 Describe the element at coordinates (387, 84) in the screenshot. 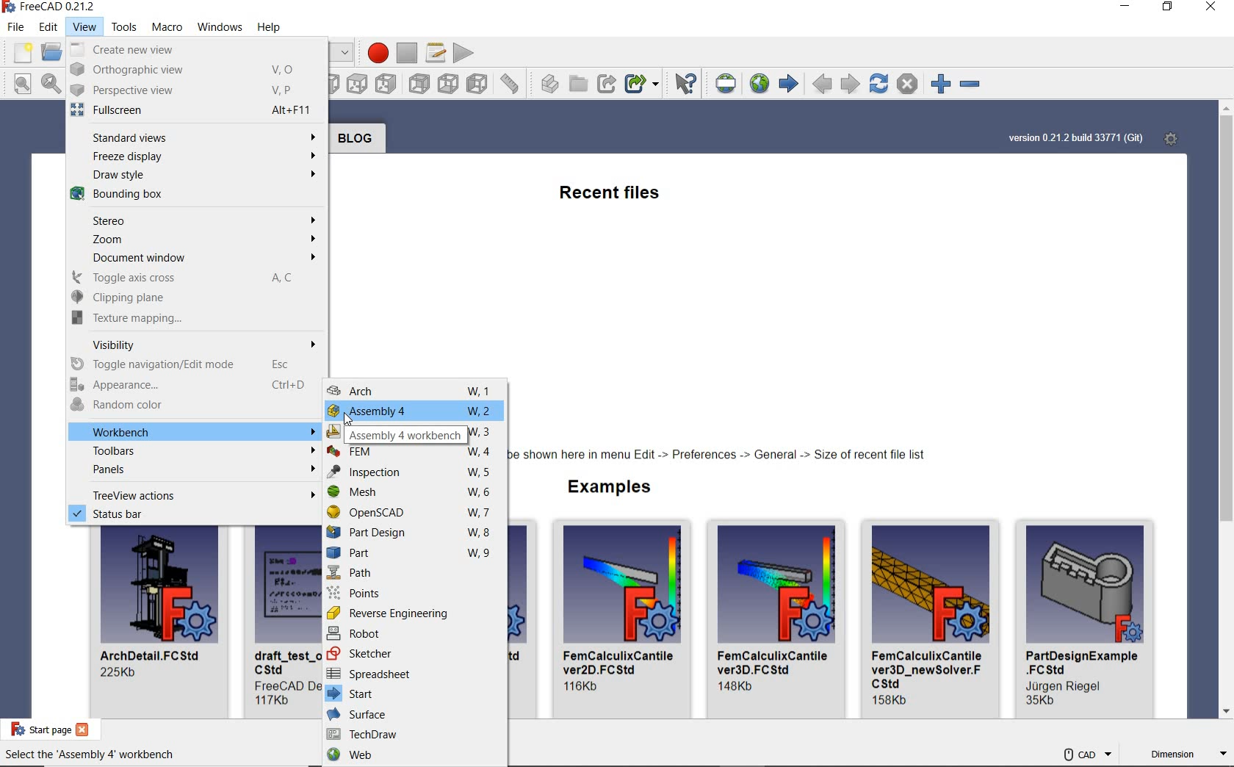

I see `right` at that location.